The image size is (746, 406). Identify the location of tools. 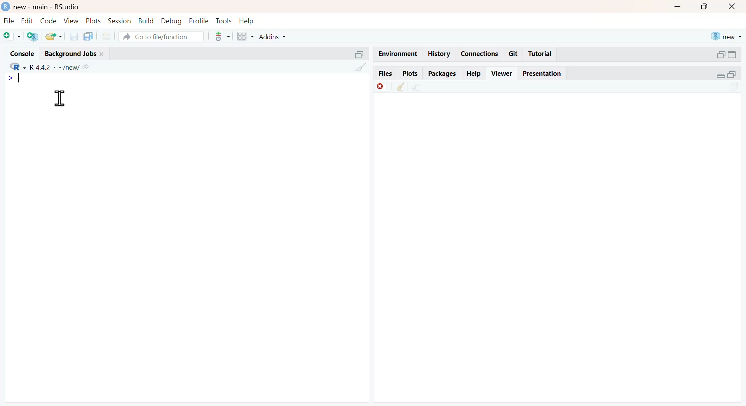
(225, 21).